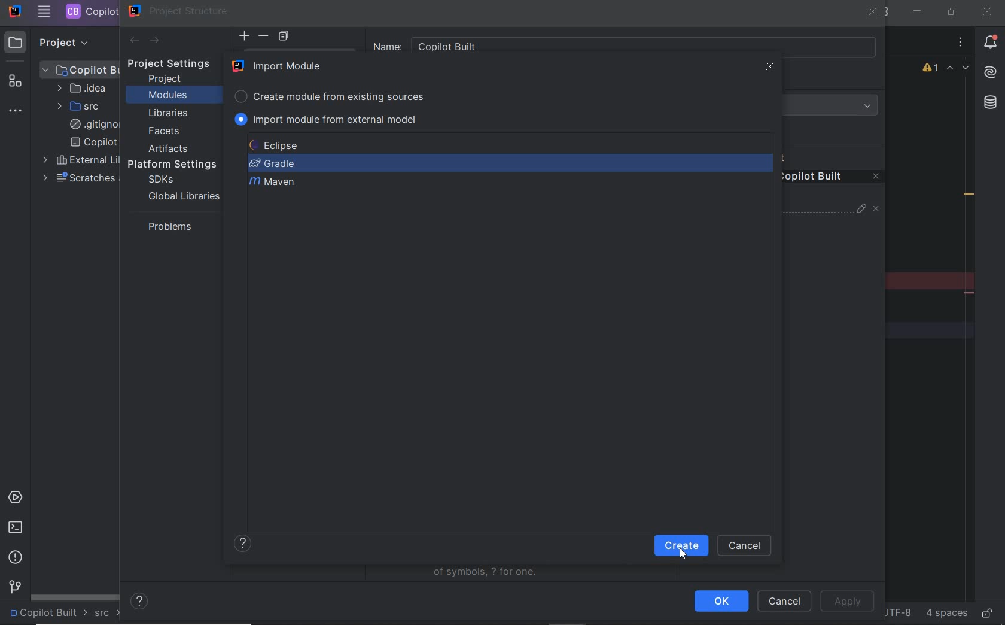 Image resolution: width=1005 pixels, height=625 pixels. What do you see at coordinates (332, 95) in the screenshot?
I see `CREATE MODULE FROM EXISTING SOURCES` at bounding box center [332, 95].